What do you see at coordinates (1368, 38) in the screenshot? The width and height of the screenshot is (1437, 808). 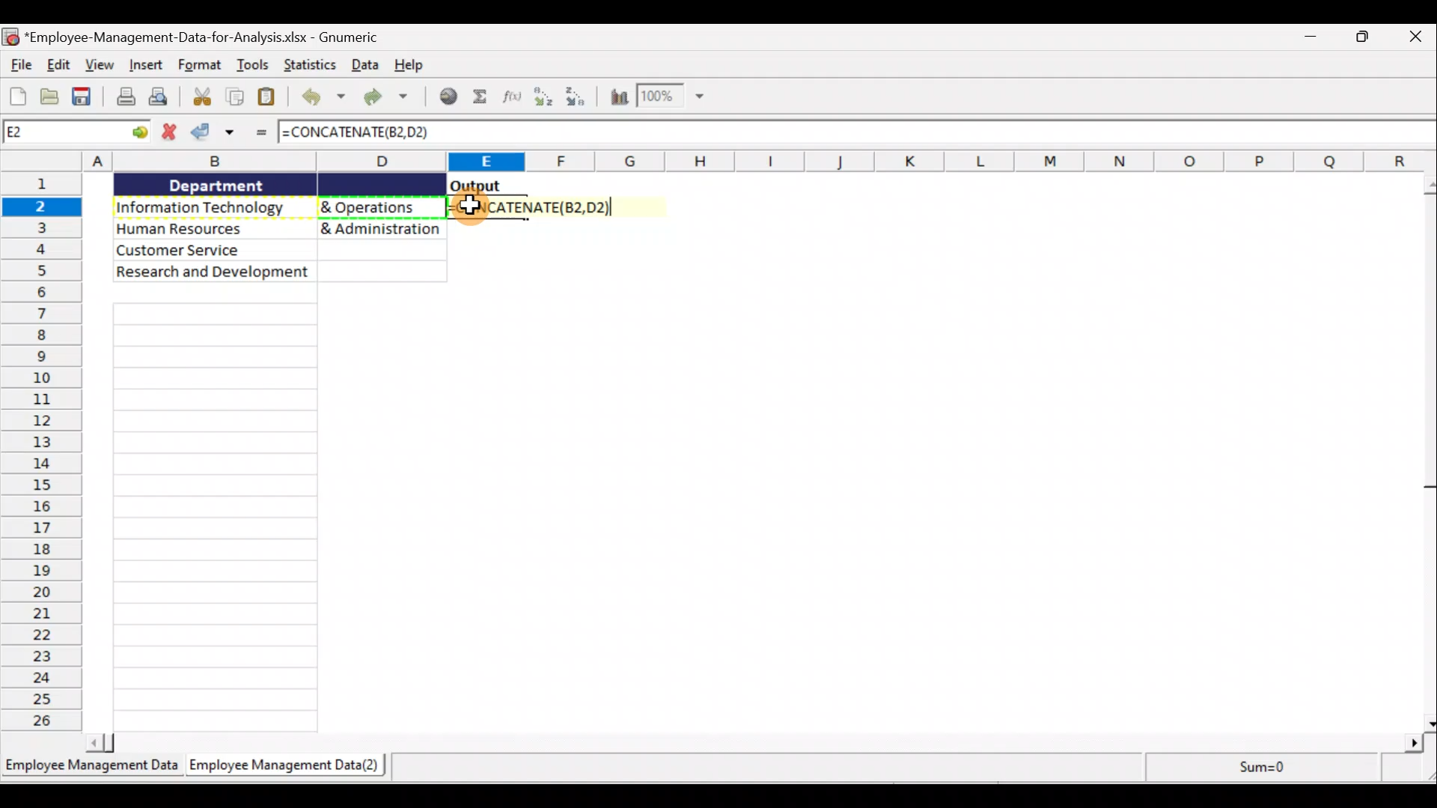 I see `Maximise` at bounding box center [1368, 38].